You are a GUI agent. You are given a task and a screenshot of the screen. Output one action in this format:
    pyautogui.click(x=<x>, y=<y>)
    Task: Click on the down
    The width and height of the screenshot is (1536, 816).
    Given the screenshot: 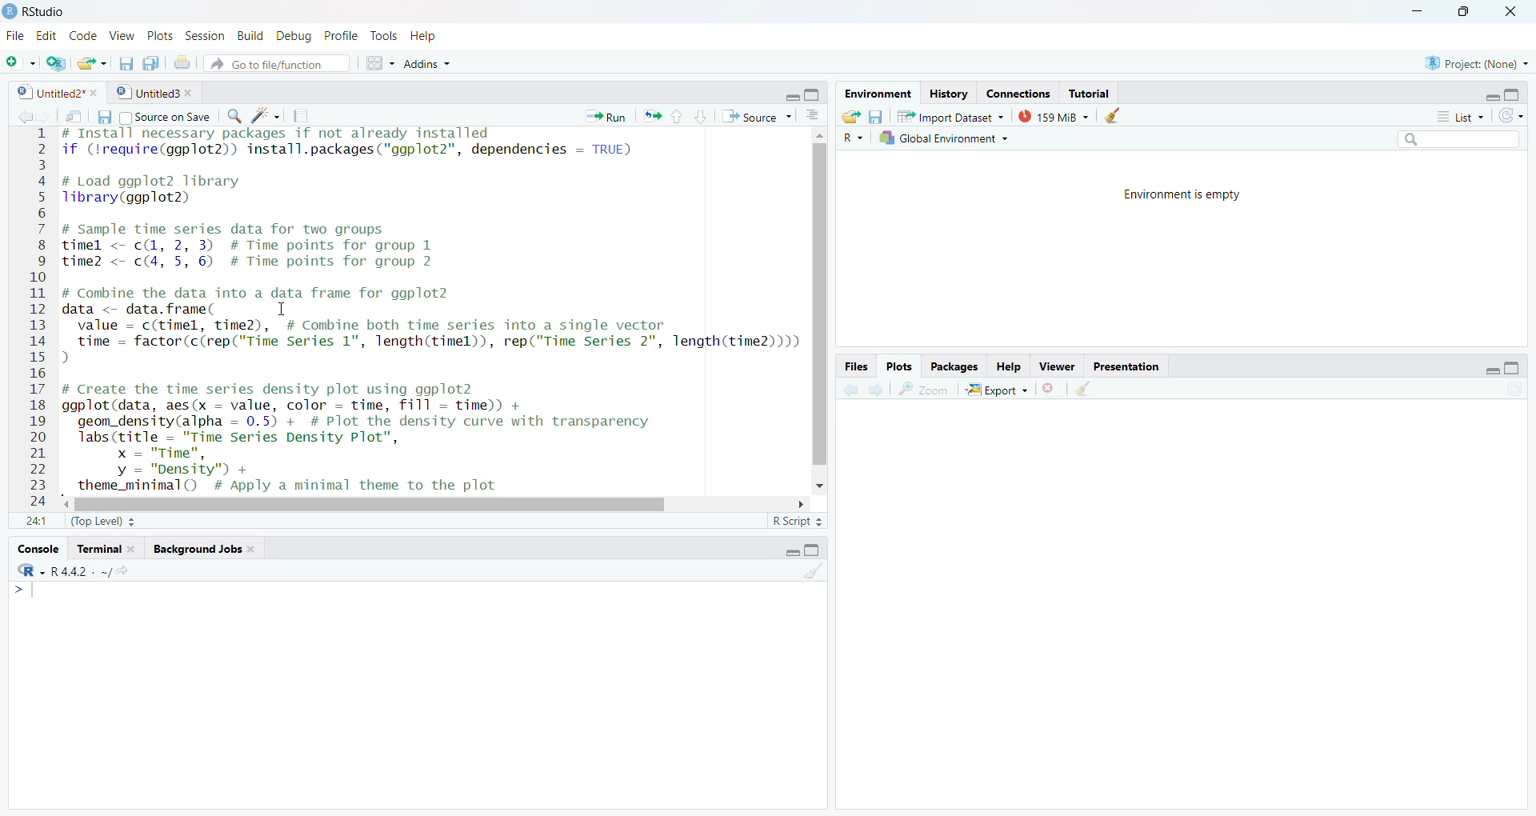 What is the action you would take?
    pyautogui.click(x=701, y=117)
    